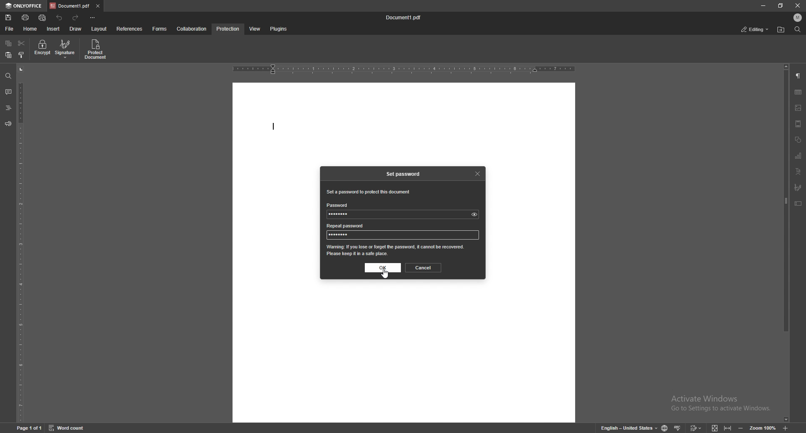  Describe the element at coordinates (129, 29) in the screenshot. I see `references` at that location.